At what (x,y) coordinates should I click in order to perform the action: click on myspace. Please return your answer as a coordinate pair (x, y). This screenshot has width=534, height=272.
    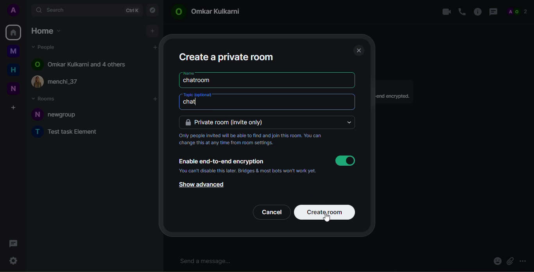
    Looking at the image, I should click on (13, 51).